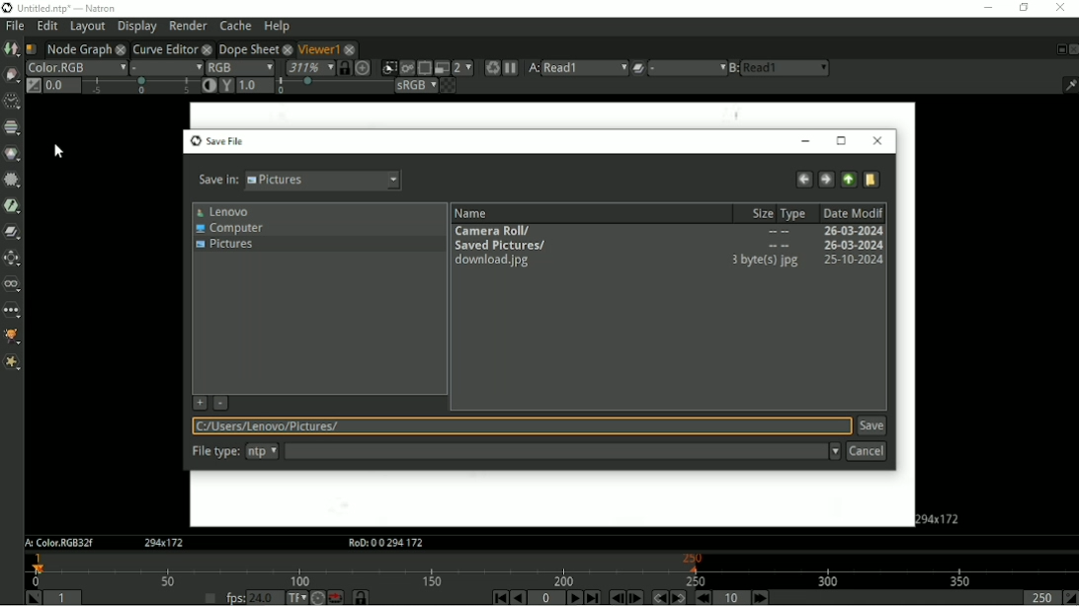 The height and width of the screenshot is (606, 1079). What do you see at coordinates (360, 598) in the screenshot?
I see `Timeline frame range` at bounding box center [360, 598].